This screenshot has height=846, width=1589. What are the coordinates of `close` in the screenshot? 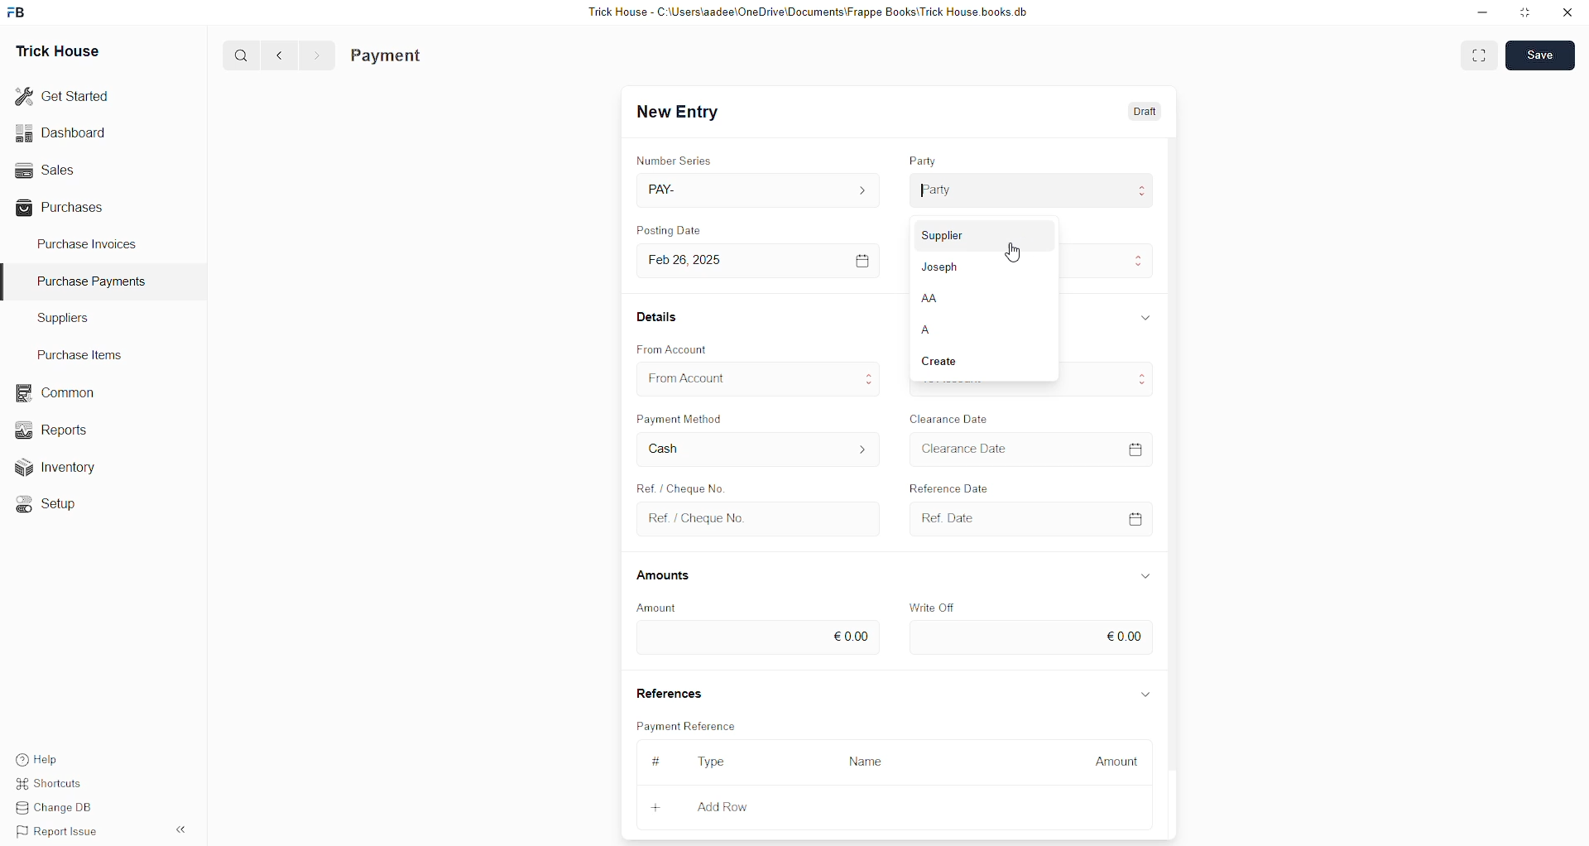 It's located at (1567, 12).